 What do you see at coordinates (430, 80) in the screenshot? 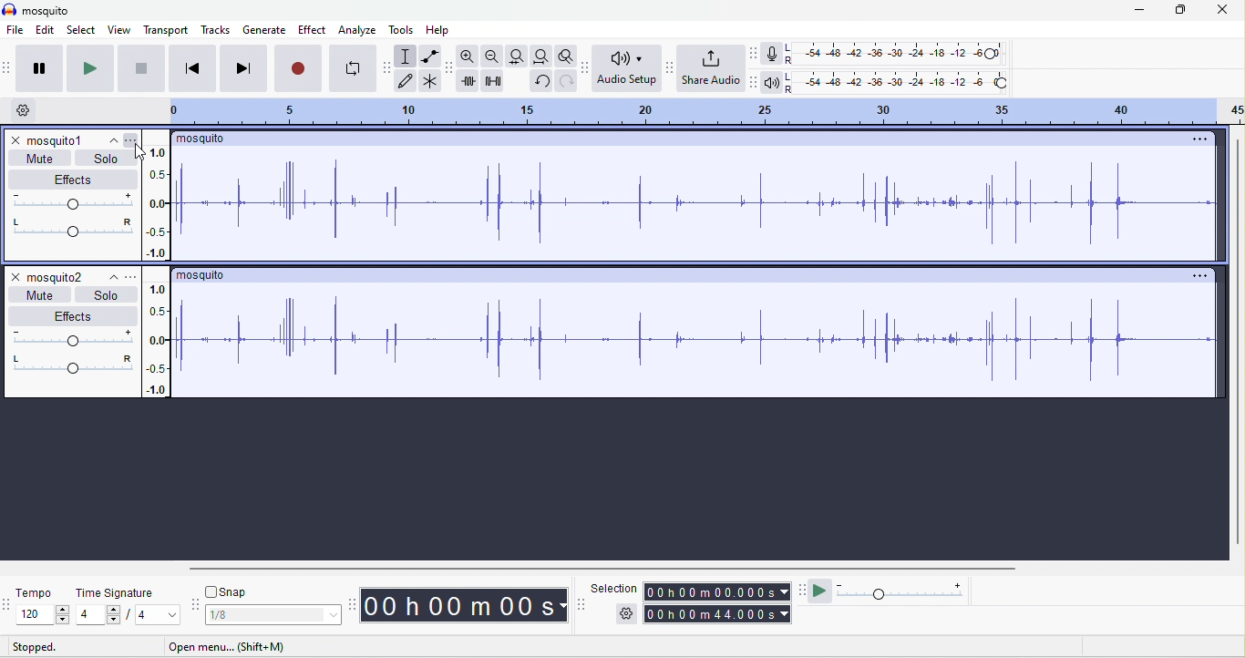
I see `multi` at bounding box center [430, 80].